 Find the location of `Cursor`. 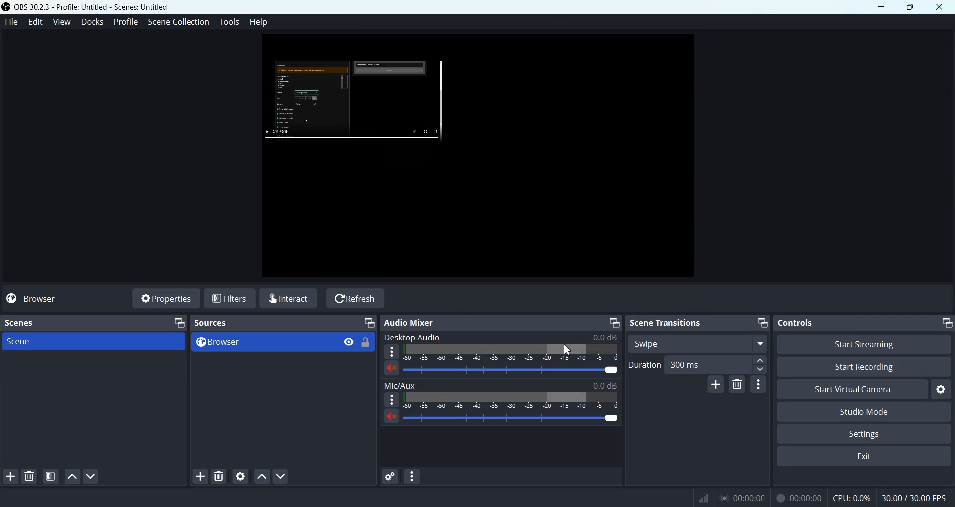

Cursor is located at coordinates (568, 351).